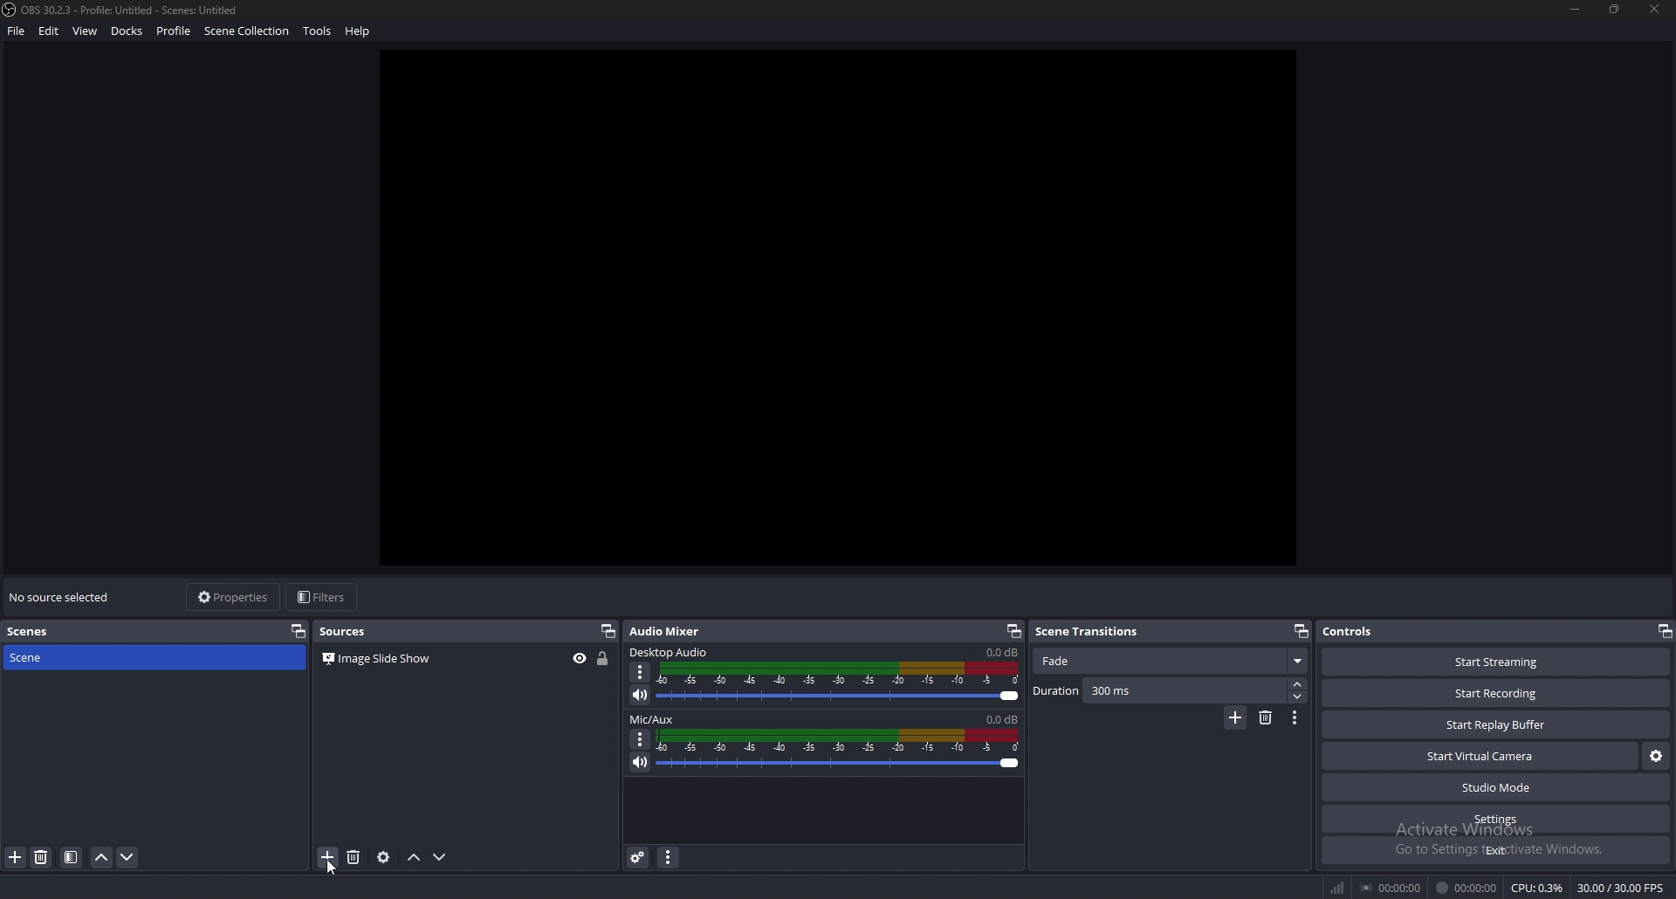  Describe the element at coordinates (48, 658) in the screenshot. I see `scene` at that location.